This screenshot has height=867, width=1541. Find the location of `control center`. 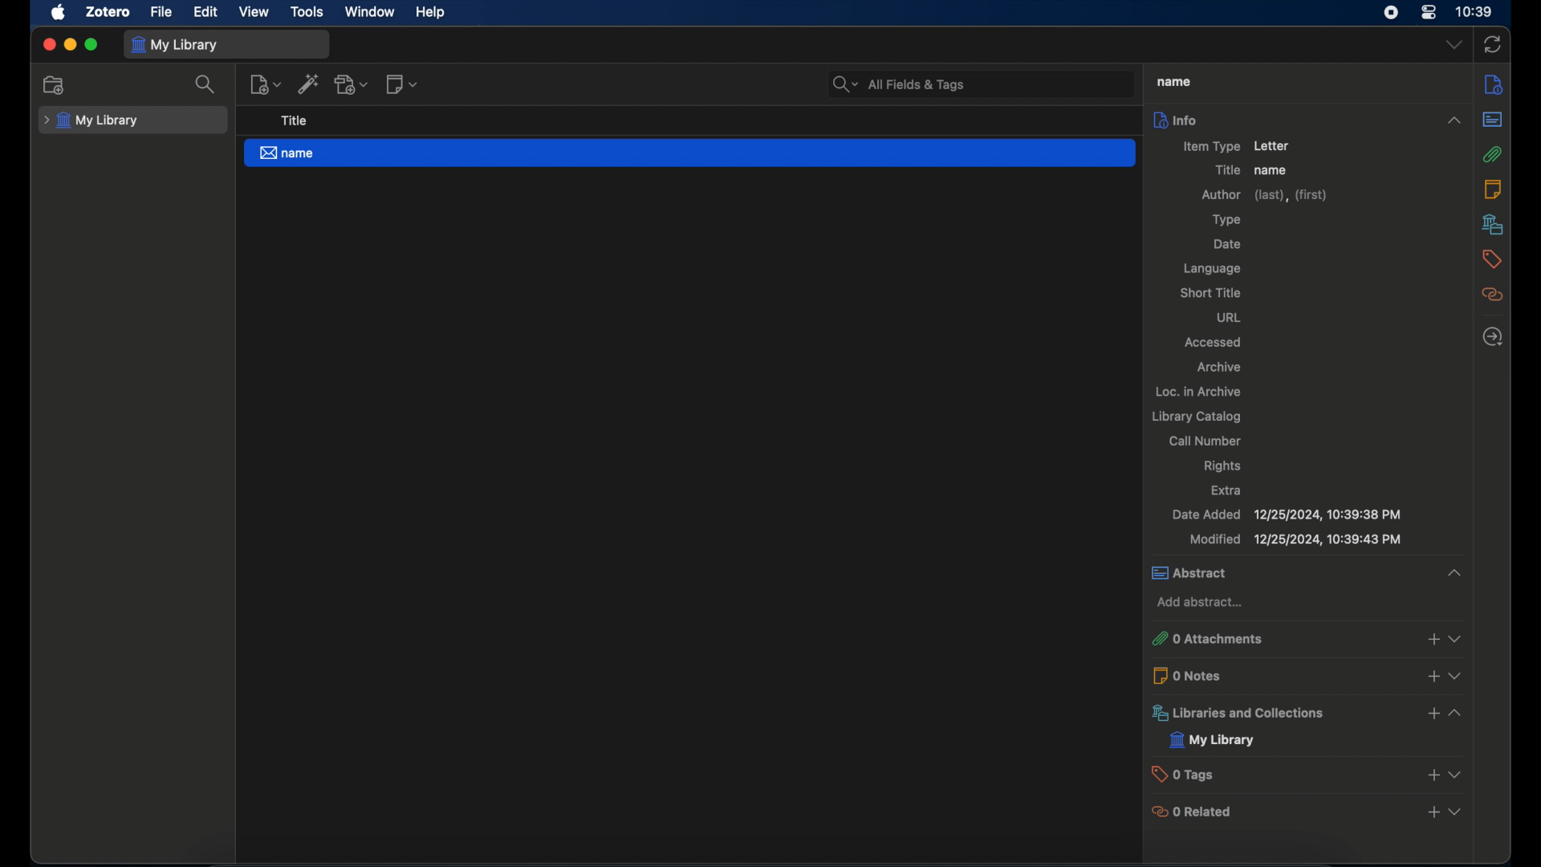

control center is located at coordinates (1429, 11).